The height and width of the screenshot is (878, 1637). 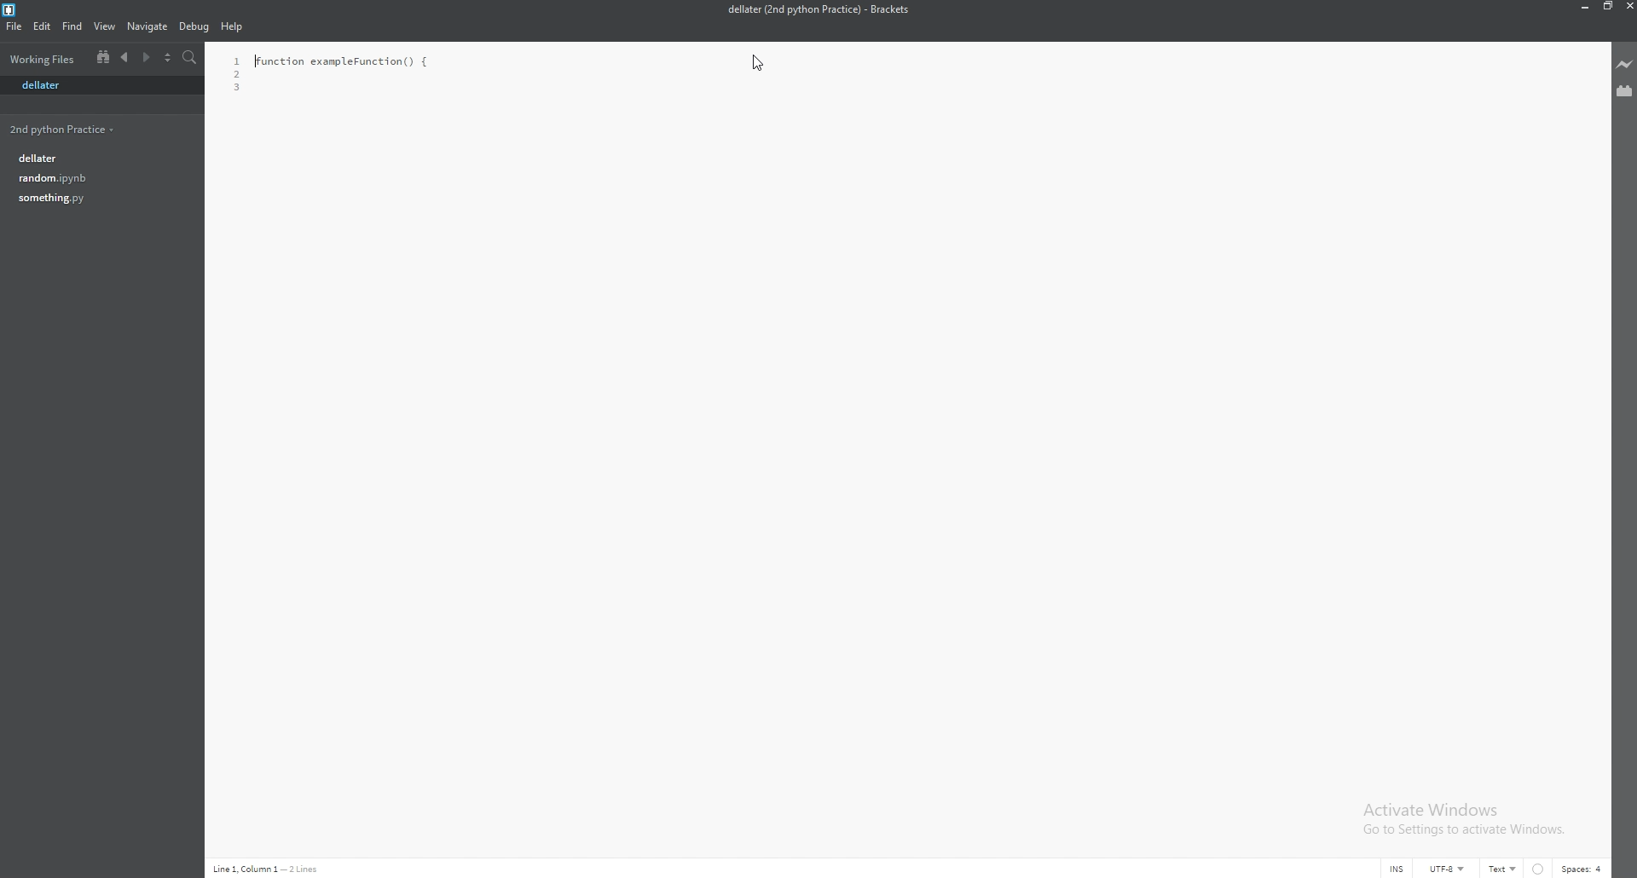 I want to click on spaces: 4, so click(x=1583, y=869).